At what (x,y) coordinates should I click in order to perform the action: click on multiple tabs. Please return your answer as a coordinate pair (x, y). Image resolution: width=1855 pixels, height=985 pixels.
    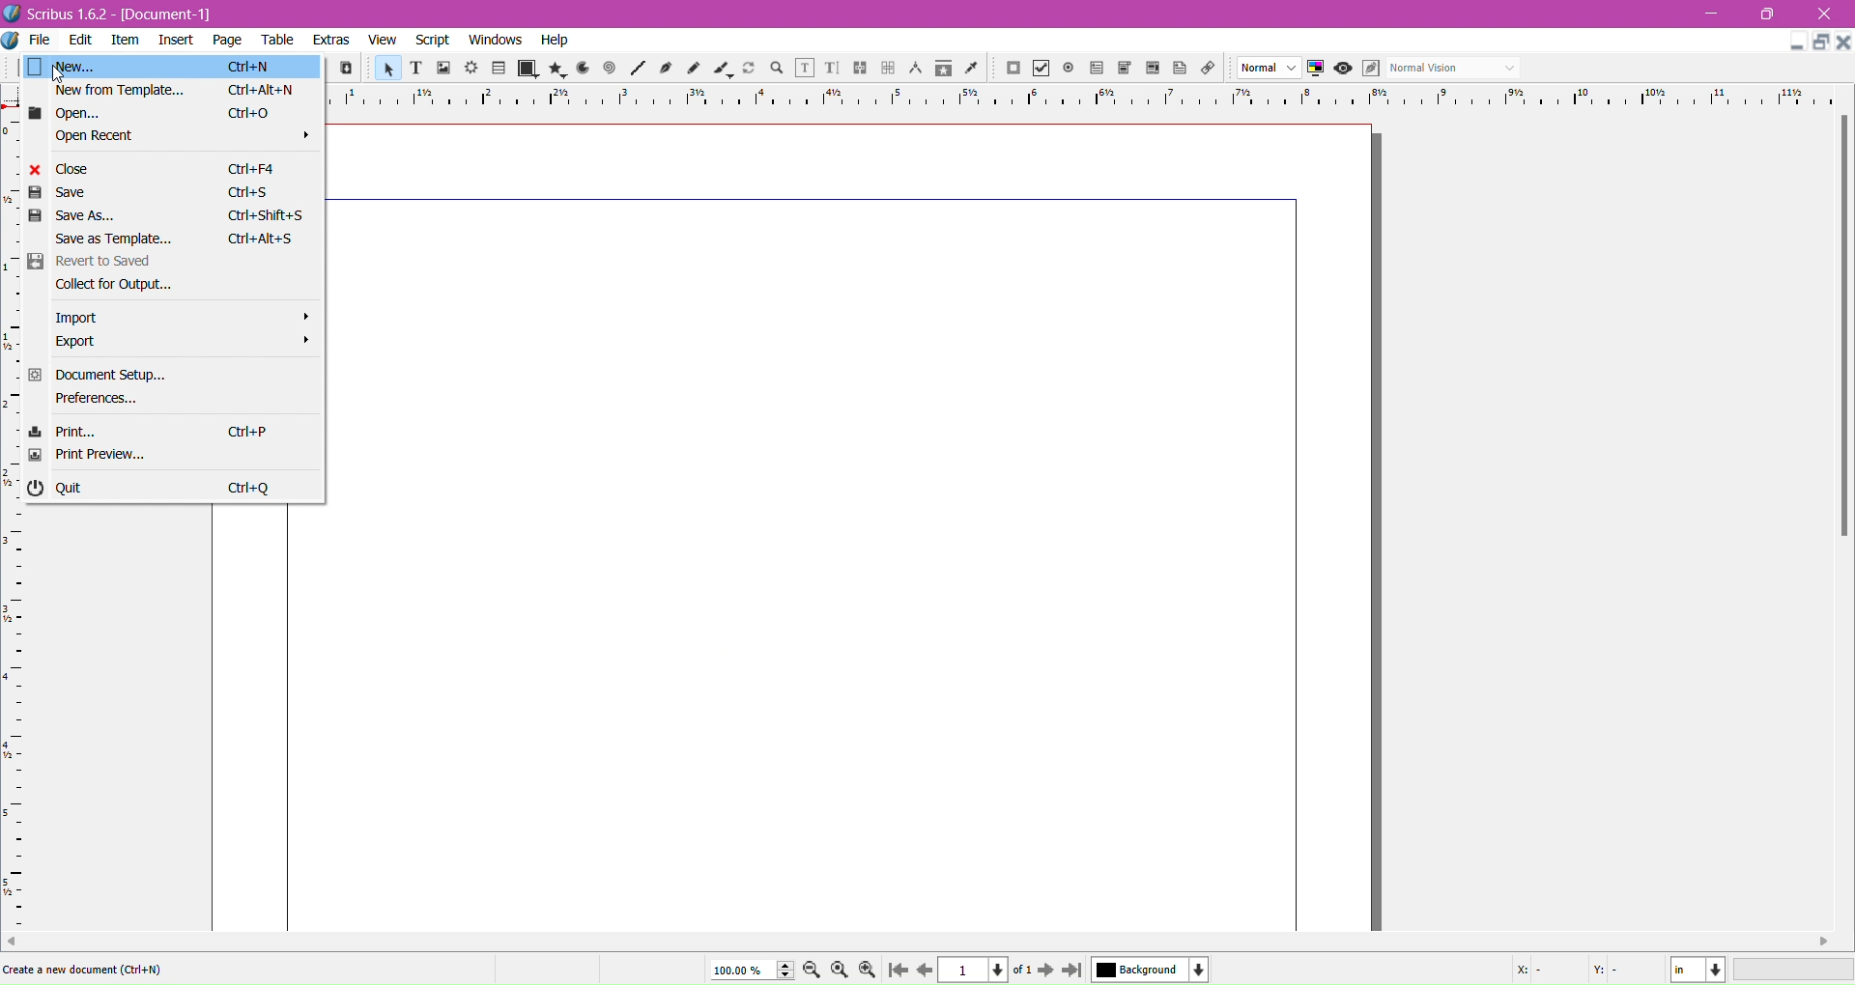
    Looking at the image, I should click on (1822, 40).